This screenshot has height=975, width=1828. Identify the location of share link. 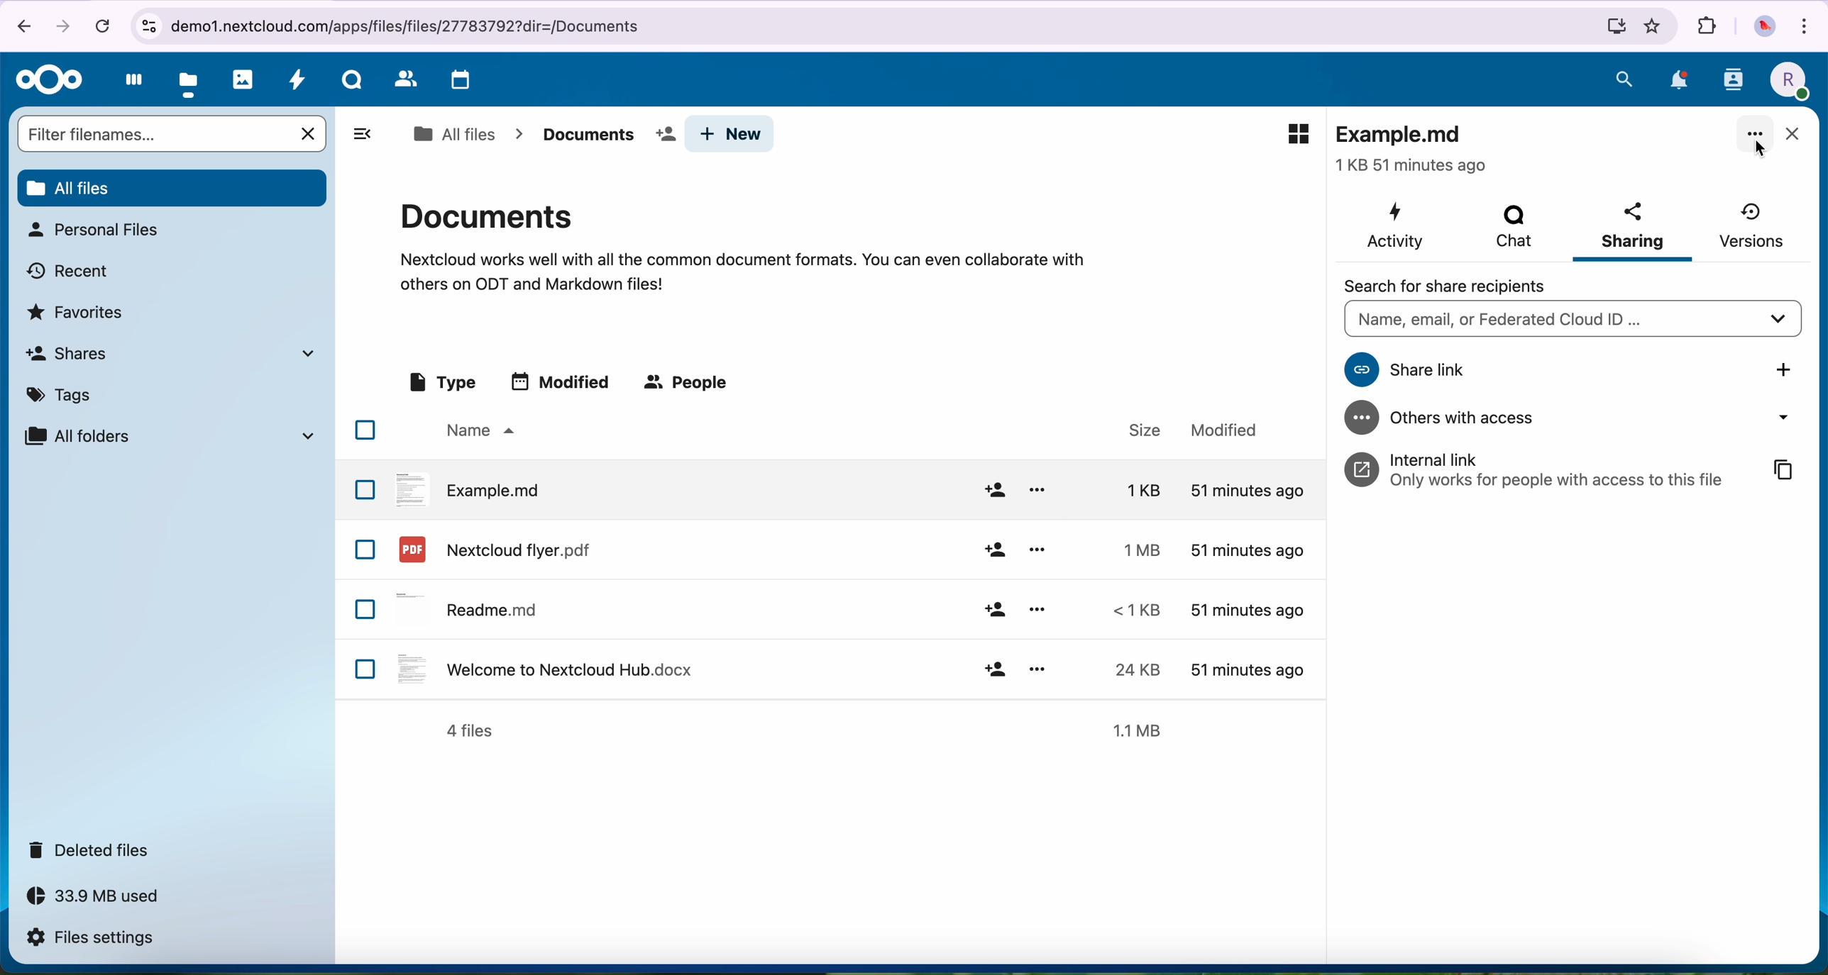
(1516, 369).